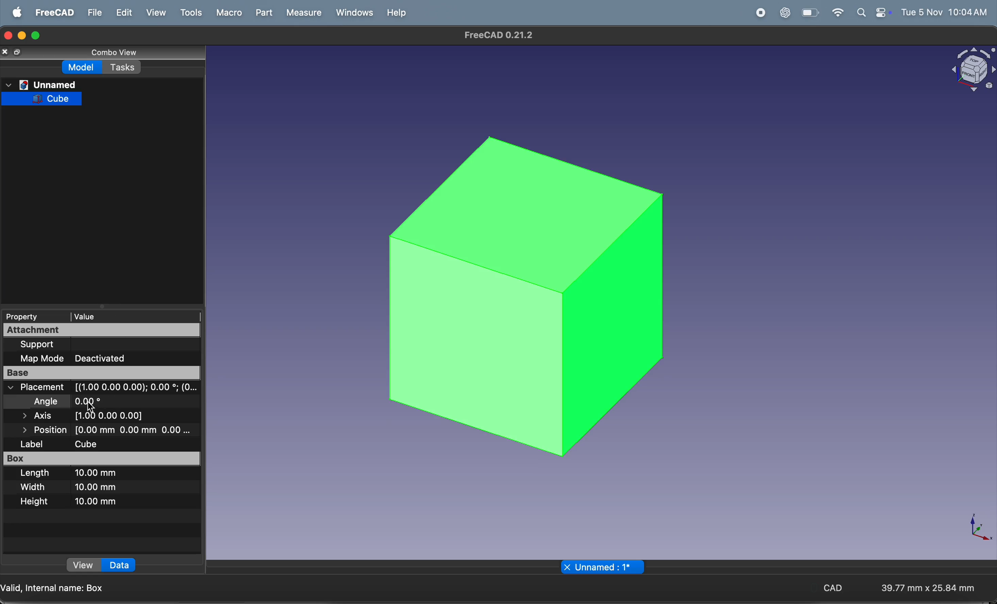  I want to click on Data », so click(119, 565).